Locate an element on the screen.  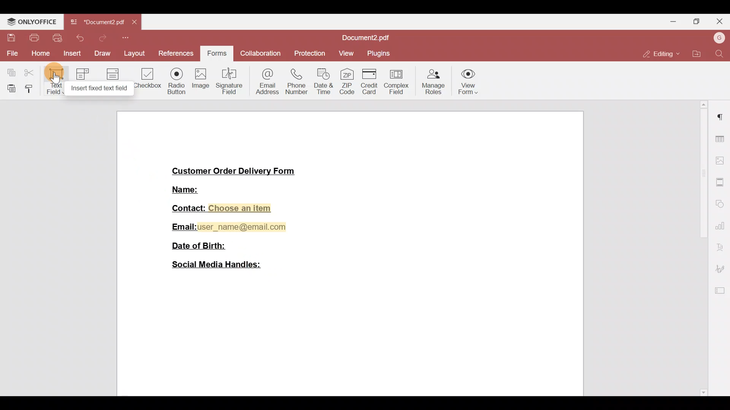
Working area is located at coordinates (352, 336).